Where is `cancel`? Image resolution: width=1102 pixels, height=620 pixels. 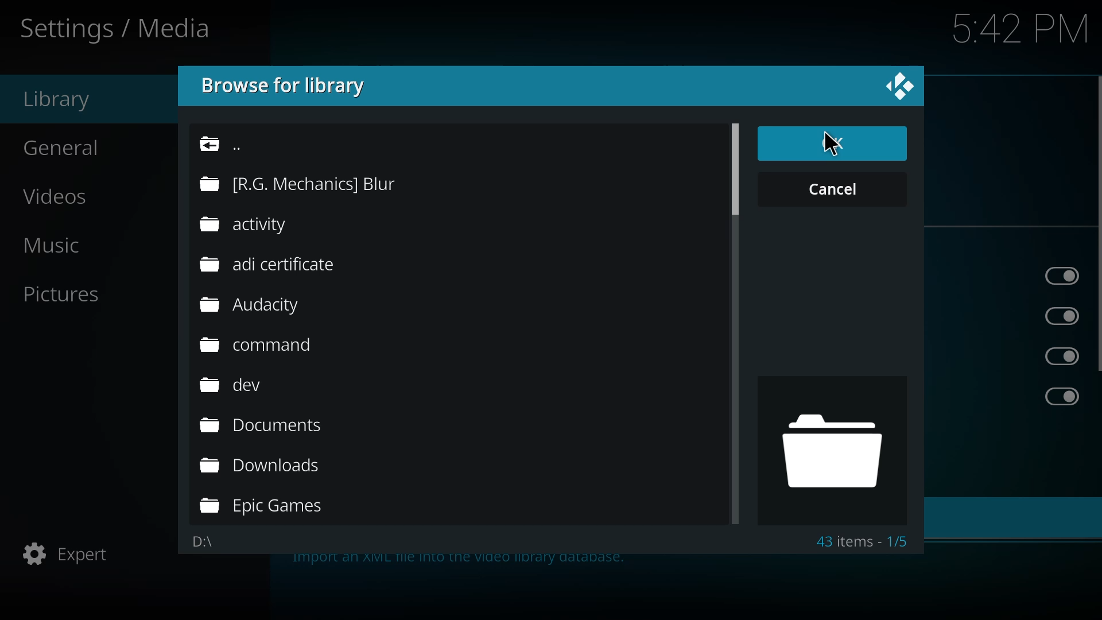 cancel is located at coordinates (827, 189).